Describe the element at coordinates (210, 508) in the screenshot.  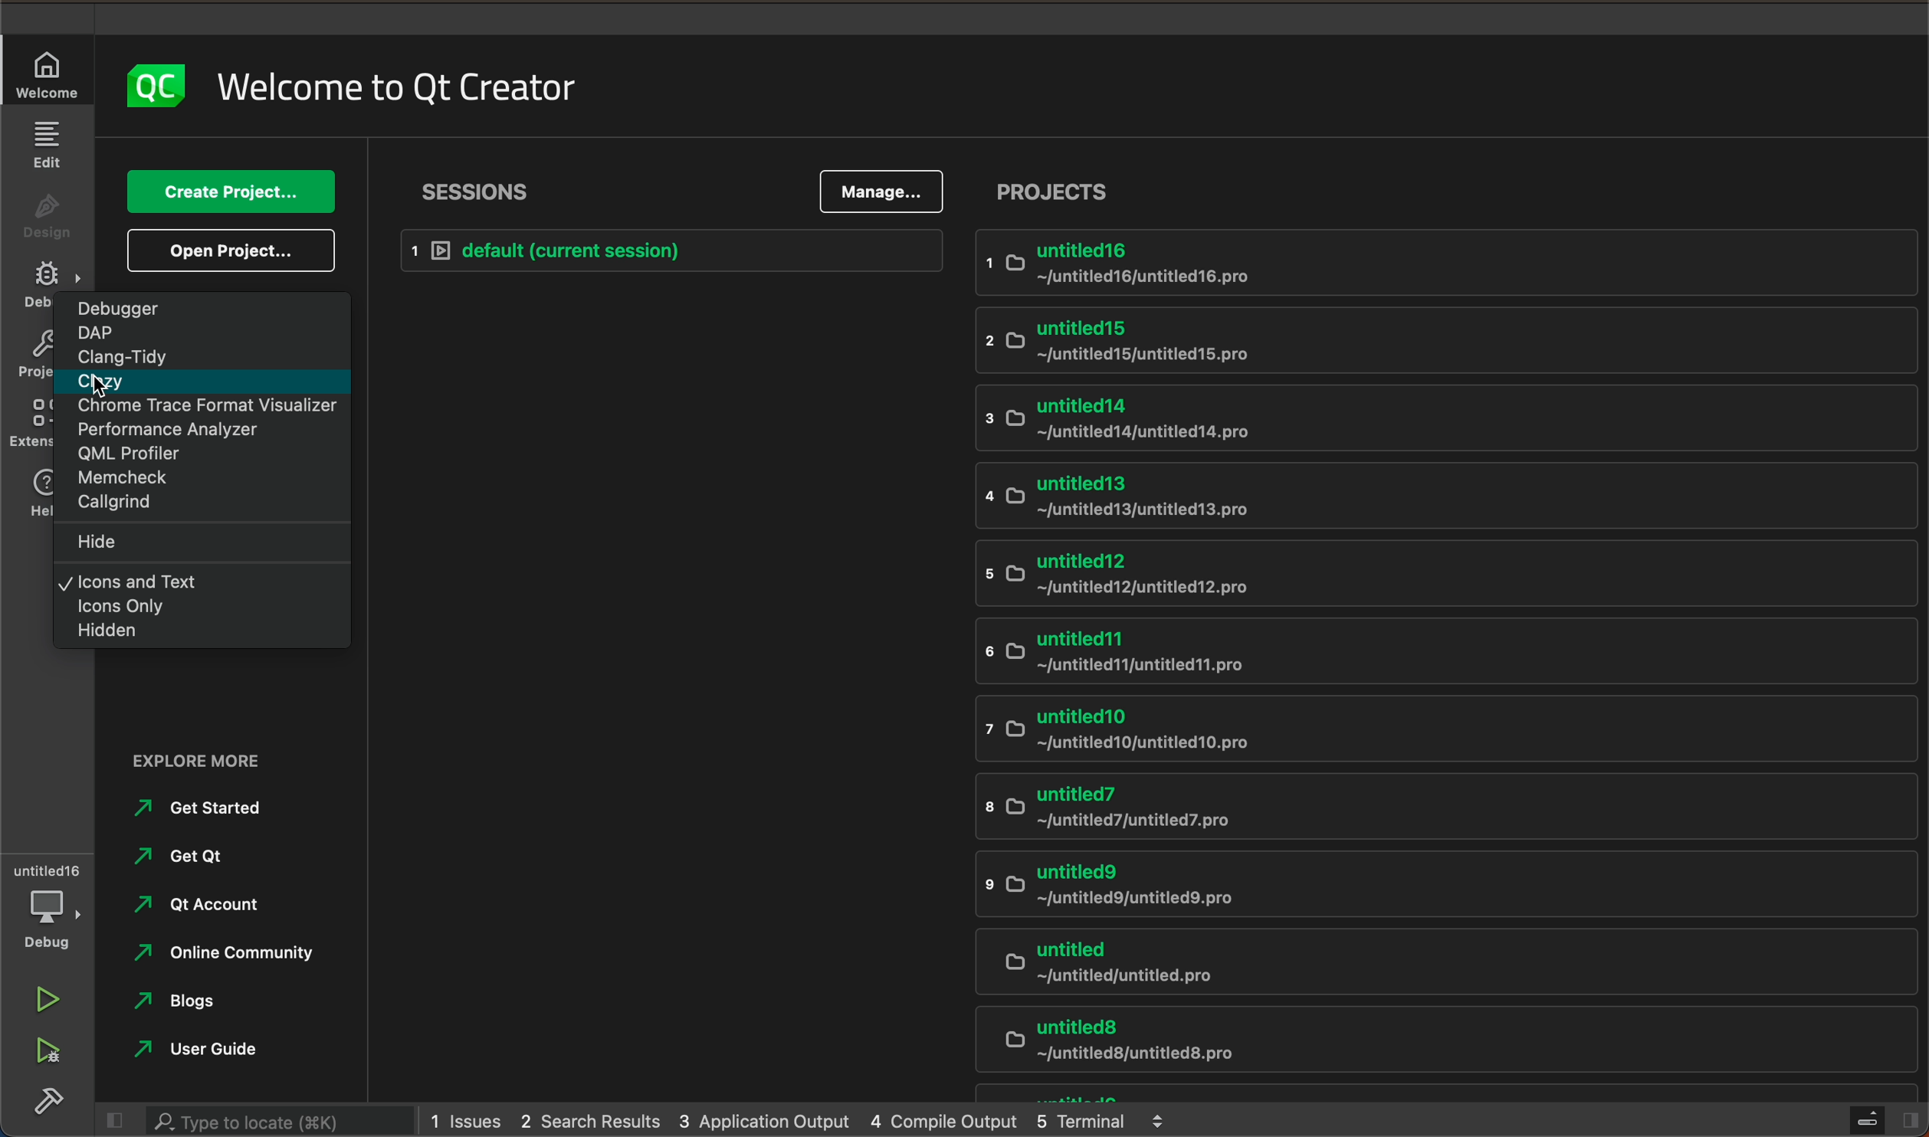
I see `callgrind` at that location.